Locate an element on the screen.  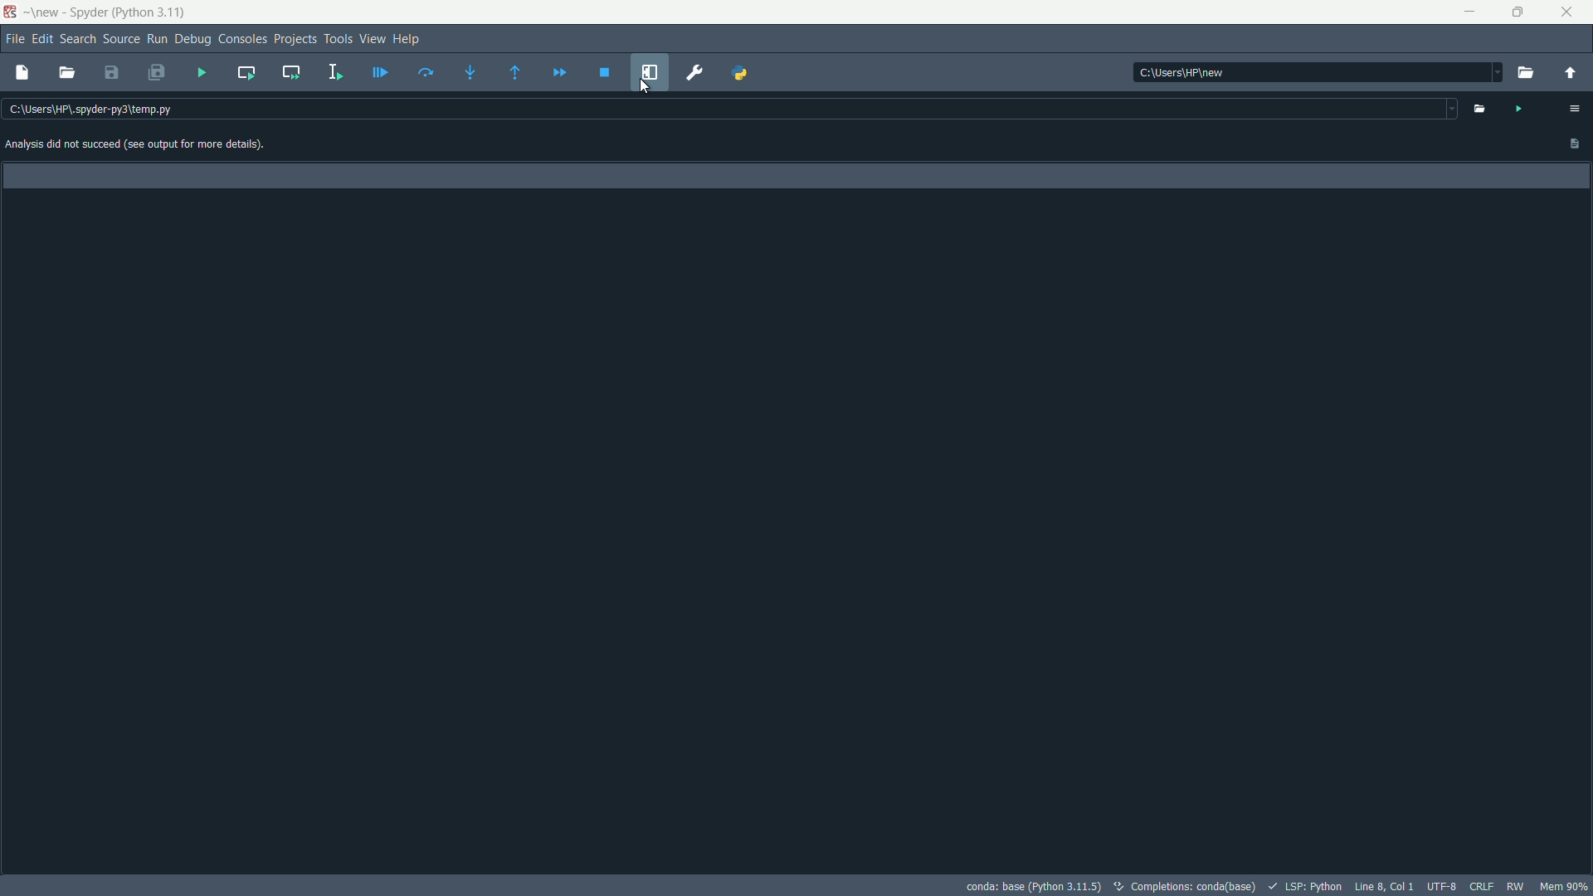
run current line is located at coordinates (429, 71).